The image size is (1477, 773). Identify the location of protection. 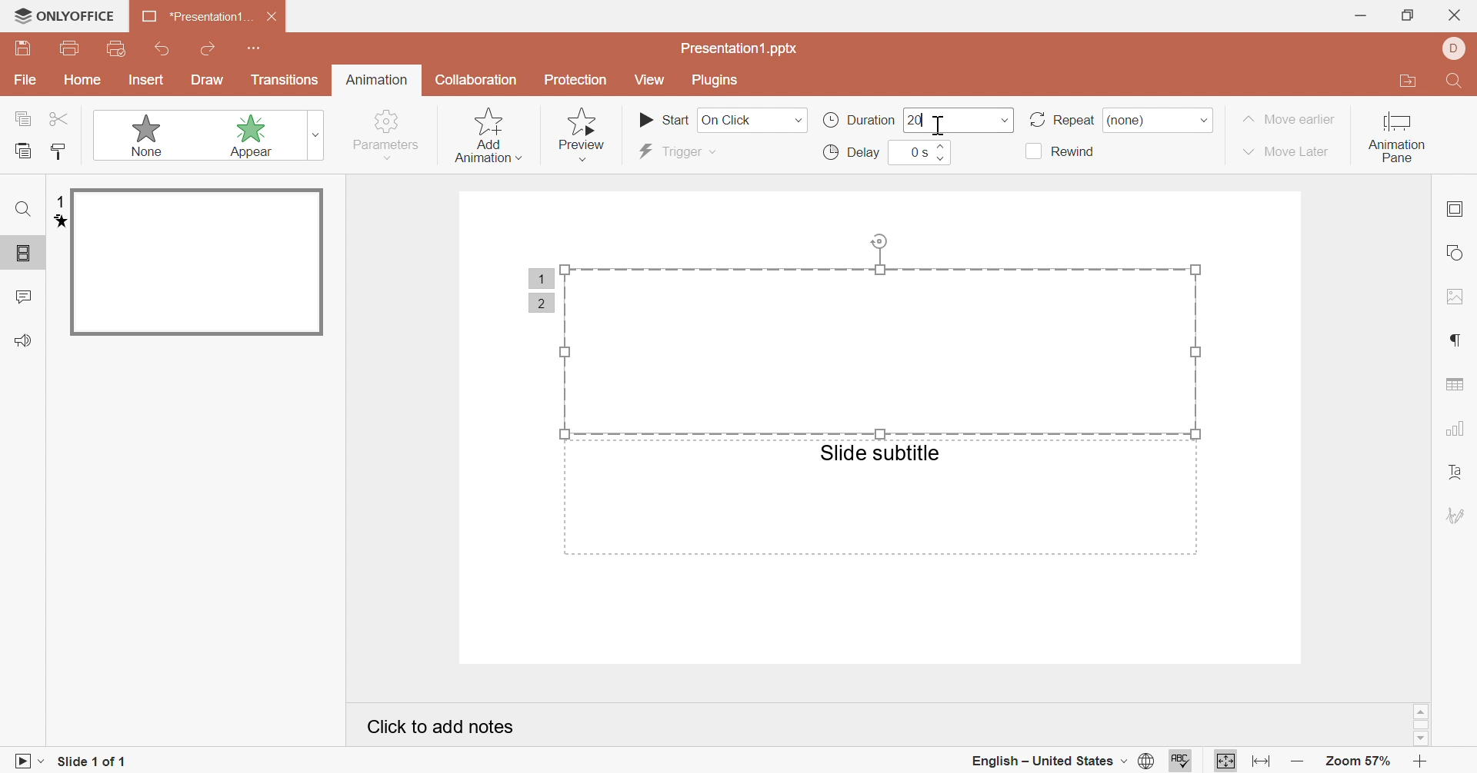
(575, 81).